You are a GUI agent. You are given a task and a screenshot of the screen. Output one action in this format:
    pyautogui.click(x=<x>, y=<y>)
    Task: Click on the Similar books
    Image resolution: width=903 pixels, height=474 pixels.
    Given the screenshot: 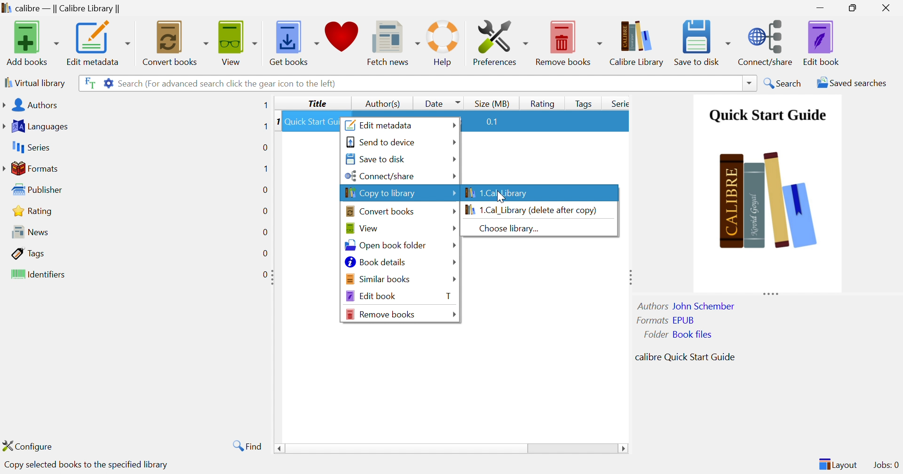 What is the action you would take?
    pyautogui.click(x=378, y=278)
    